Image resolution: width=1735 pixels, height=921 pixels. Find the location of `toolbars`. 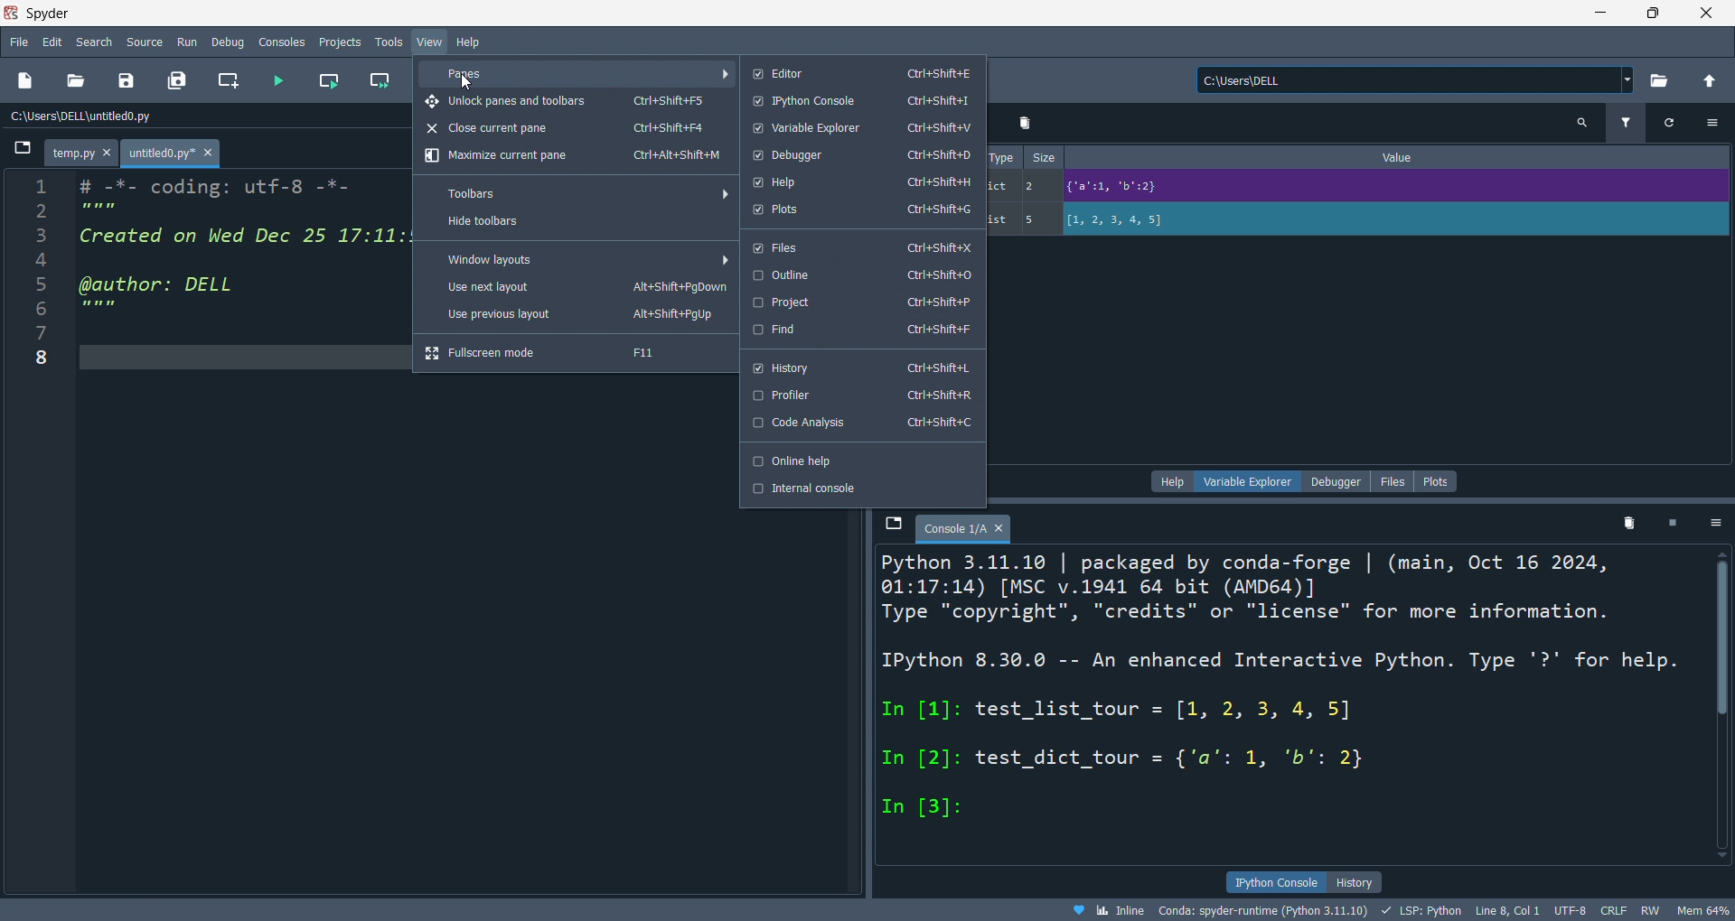

toolbars is located at coordinates (584, 193).